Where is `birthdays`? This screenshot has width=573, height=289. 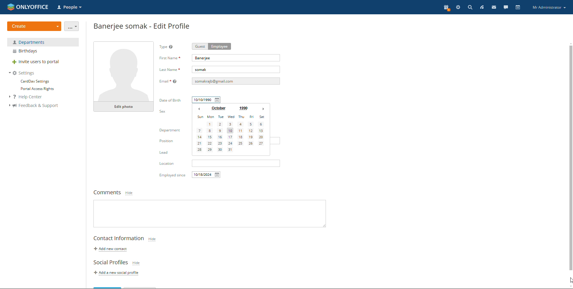
birthdays is located at coordinates (43, 51).